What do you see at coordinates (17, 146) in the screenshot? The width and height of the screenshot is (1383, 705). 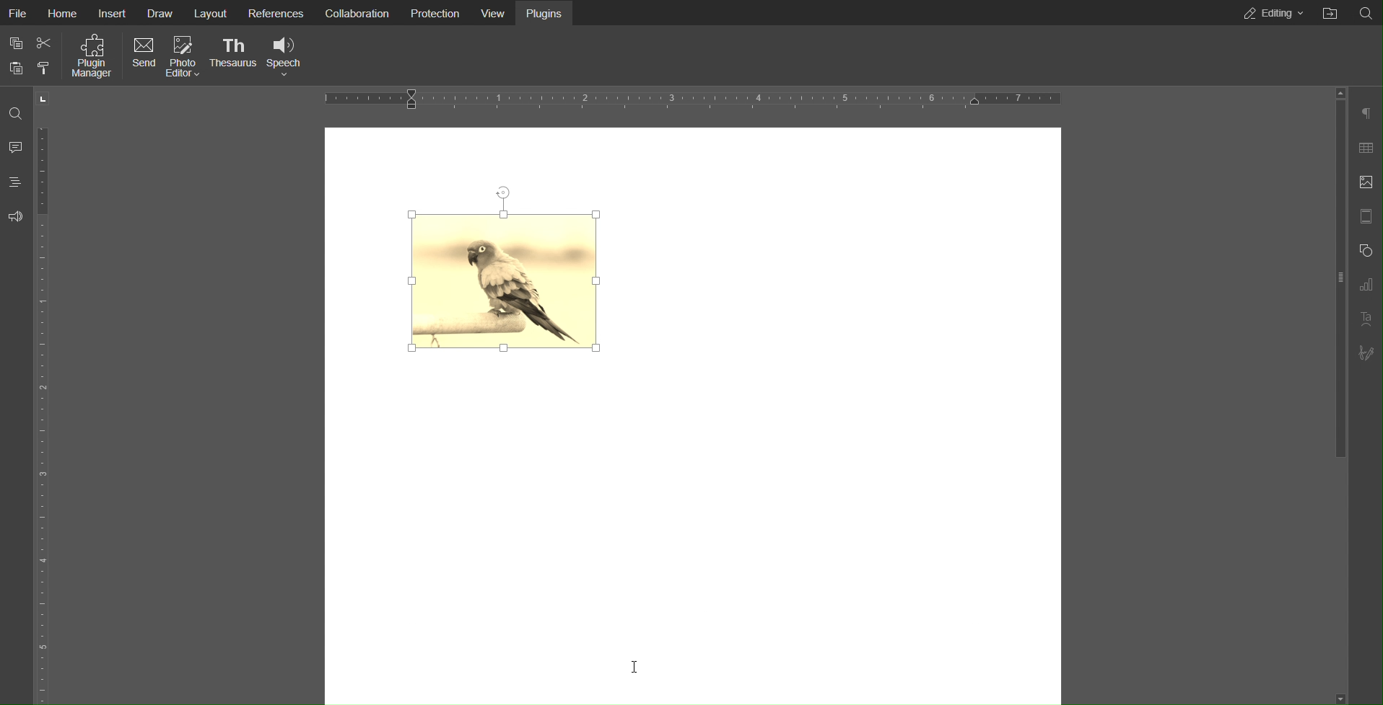 I see `Comments` at bounding box center [17, 146].